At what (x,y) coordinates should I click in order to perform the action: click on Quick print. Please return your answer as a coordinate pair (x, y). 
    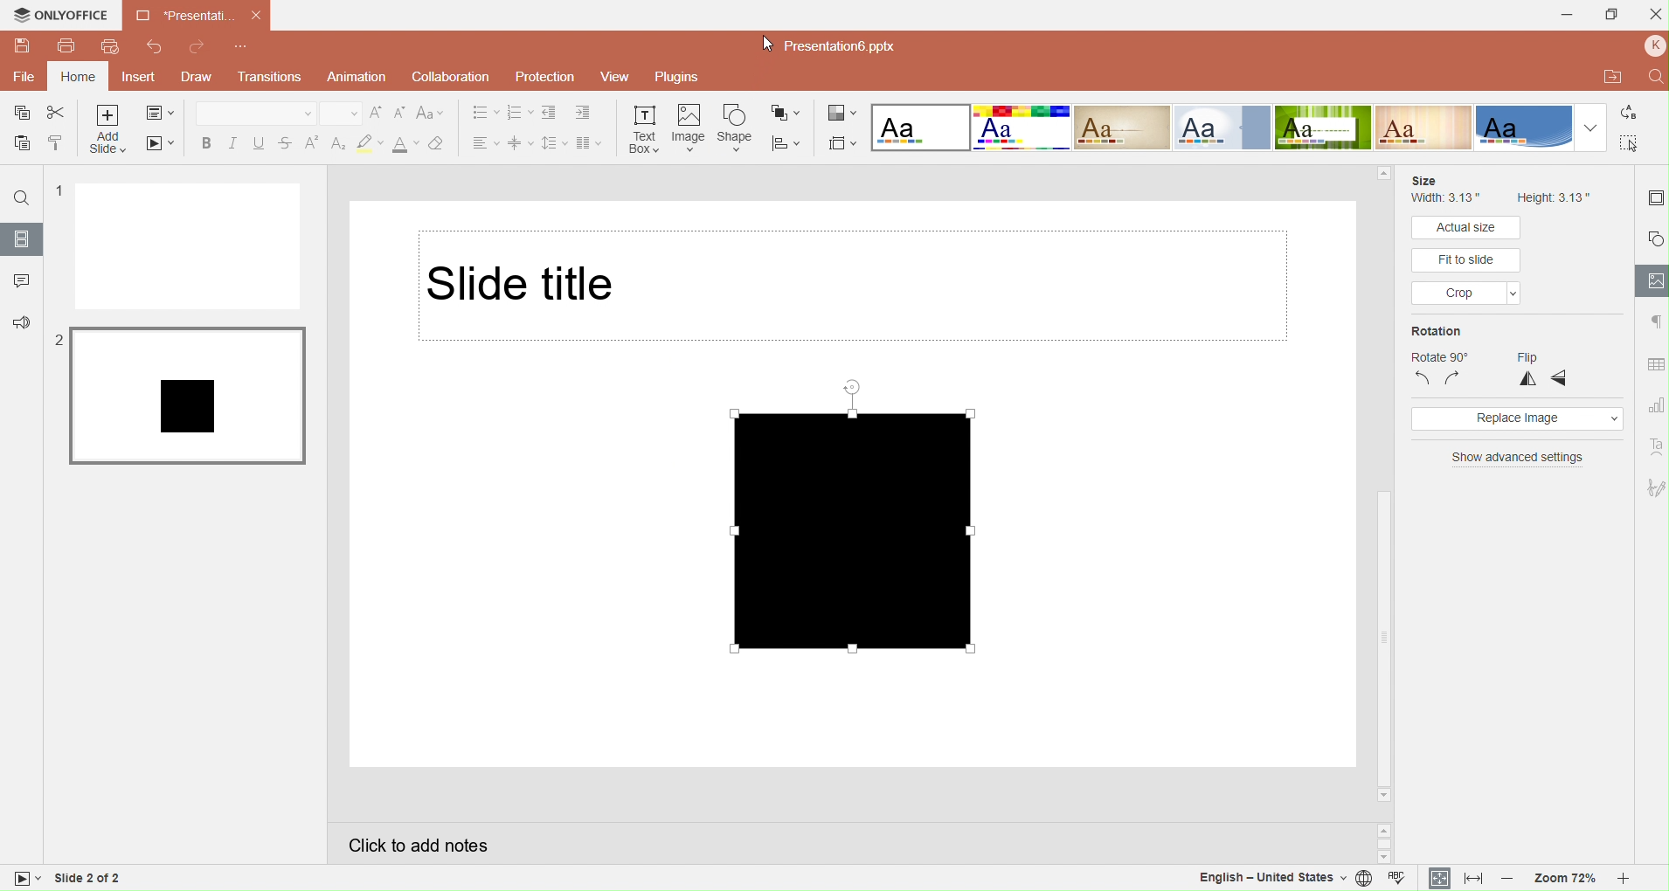
    Looking at the image, I should click on (109, 48).